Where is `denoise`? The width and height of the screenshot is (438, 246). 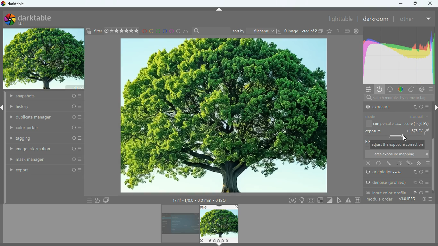 denoise is located at coordinates (397, 182).